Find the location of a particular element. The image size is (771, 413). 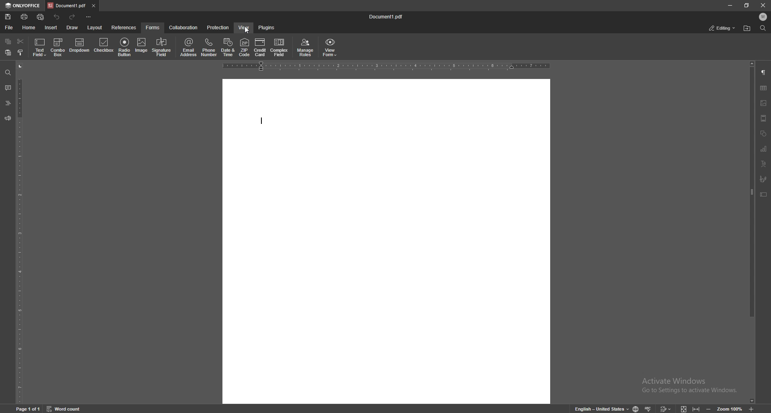

plugins is located at coordinates (268, 28).